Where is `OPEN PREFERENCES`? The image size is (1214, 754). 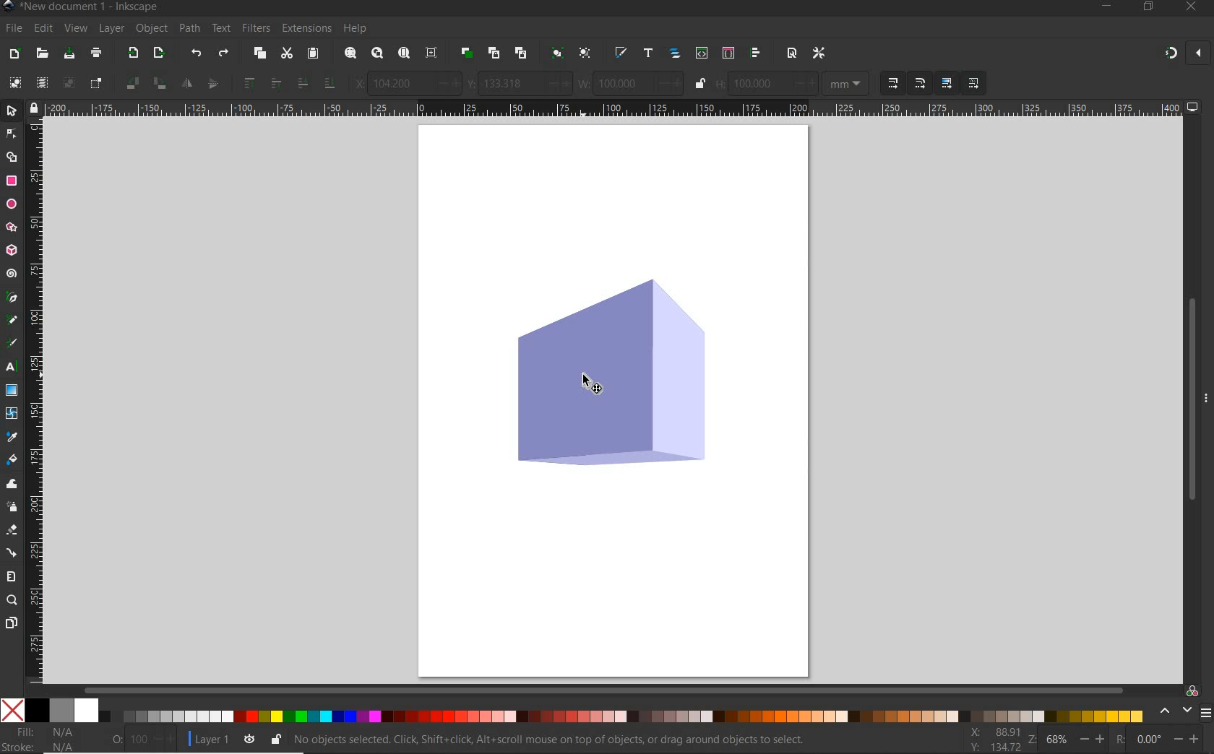 OPEN PREFERENCES is located at coordinates (819, 54).